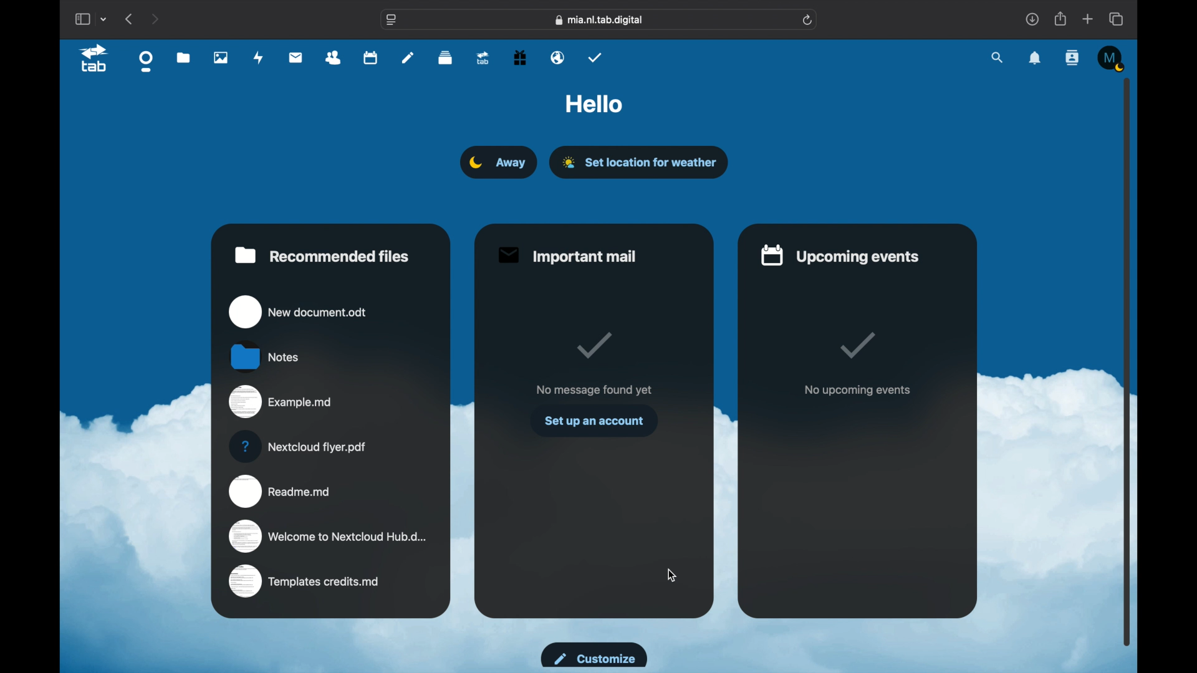 This screenshot has height=673, width=1197. Describe the element at coordinates (594, 655) in the screenshot. I see `customize` at that location.